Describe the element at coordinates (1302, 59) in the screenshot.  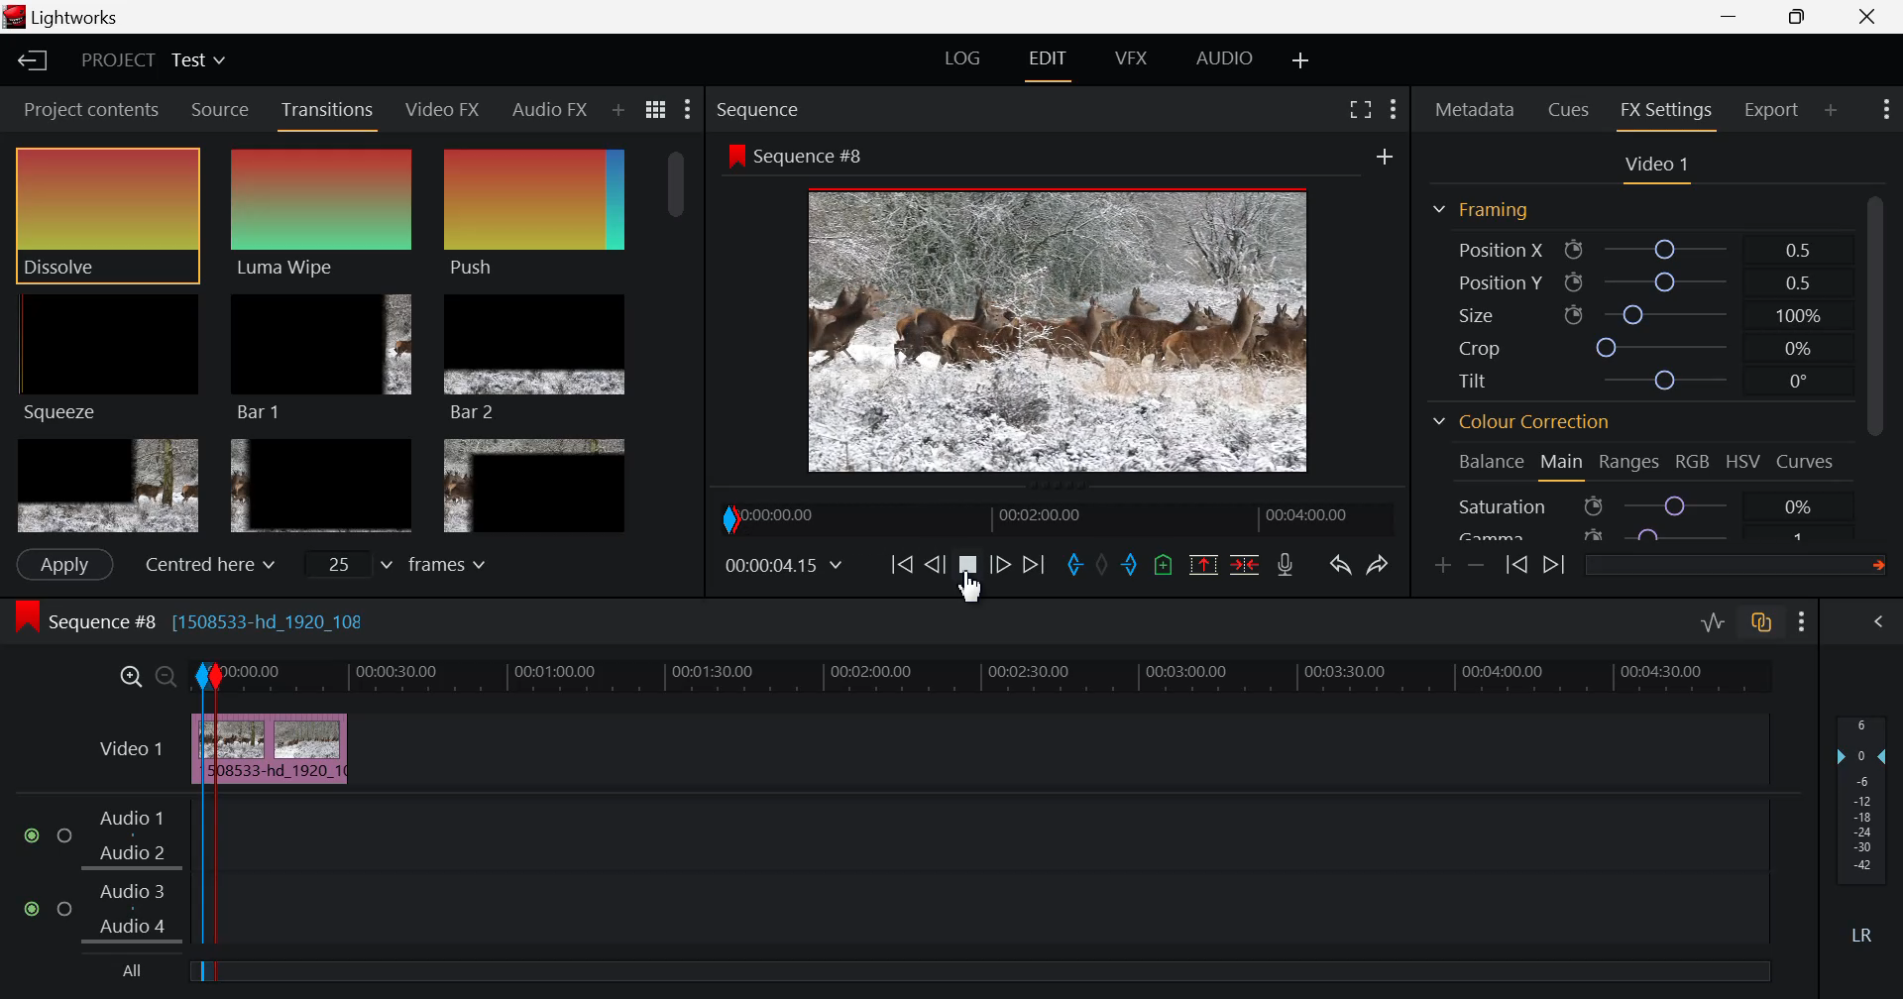
I see `Add Layout` at that location.